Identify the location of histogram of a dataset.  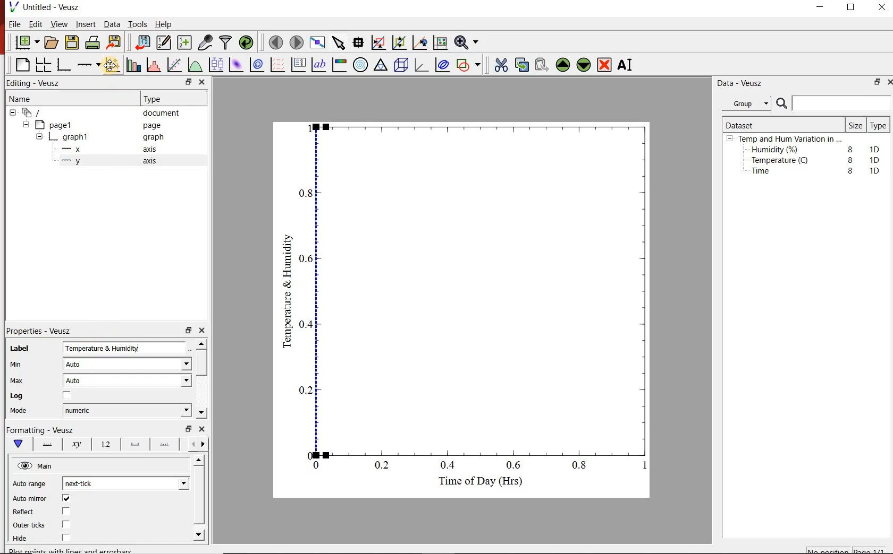
(155, 65).